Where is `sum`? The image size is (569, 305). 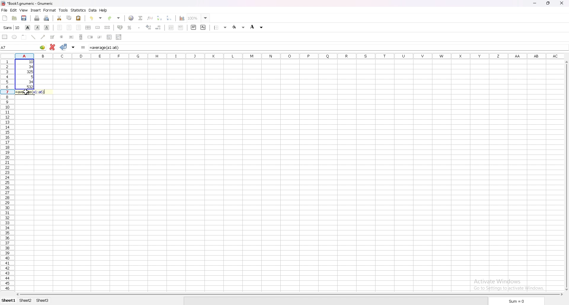 sum is located at coordinates (517, 301).